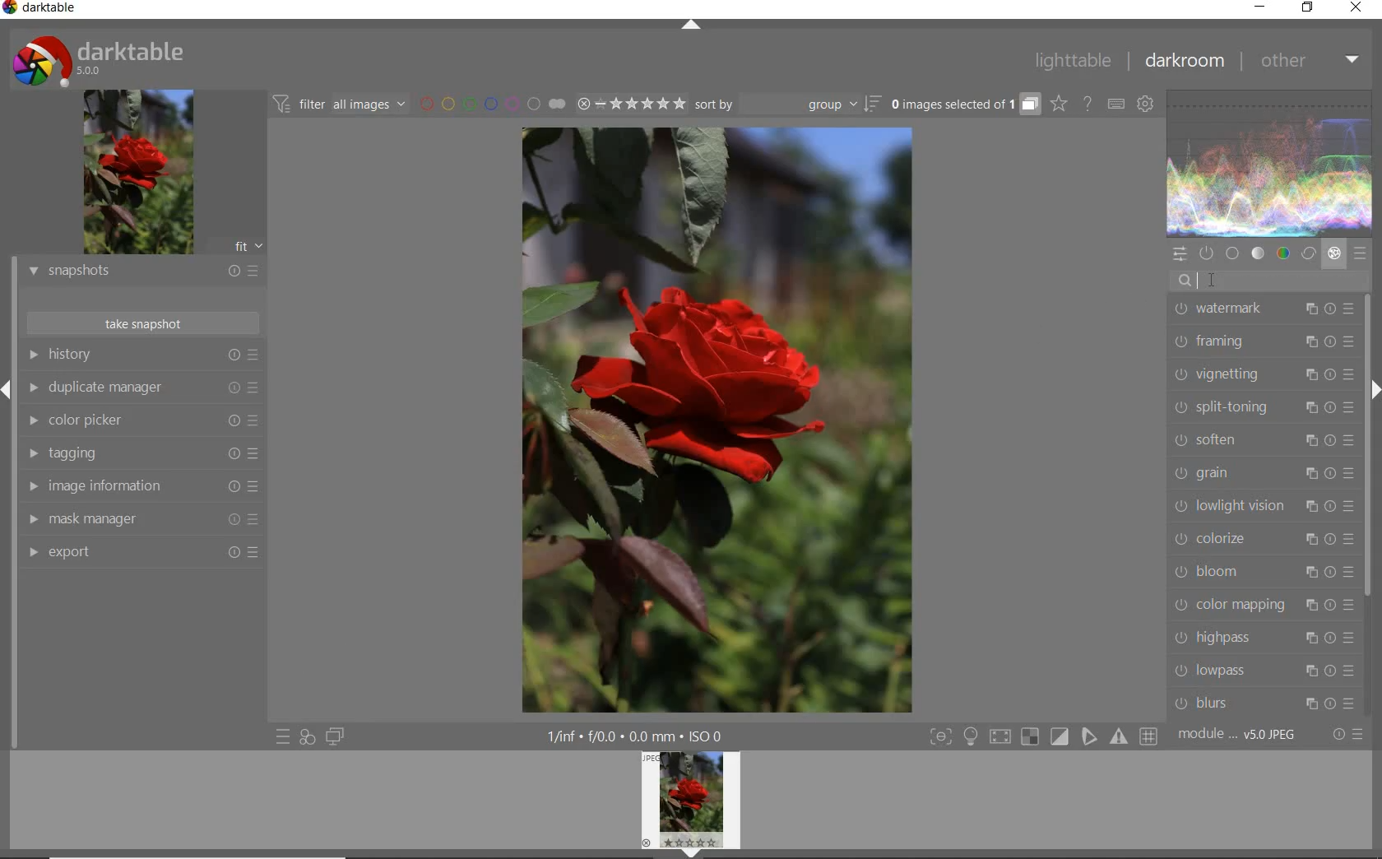 This screenshot has width=1382, height=859. I want to click on reset or presets and preferences, so click(1348, 735).